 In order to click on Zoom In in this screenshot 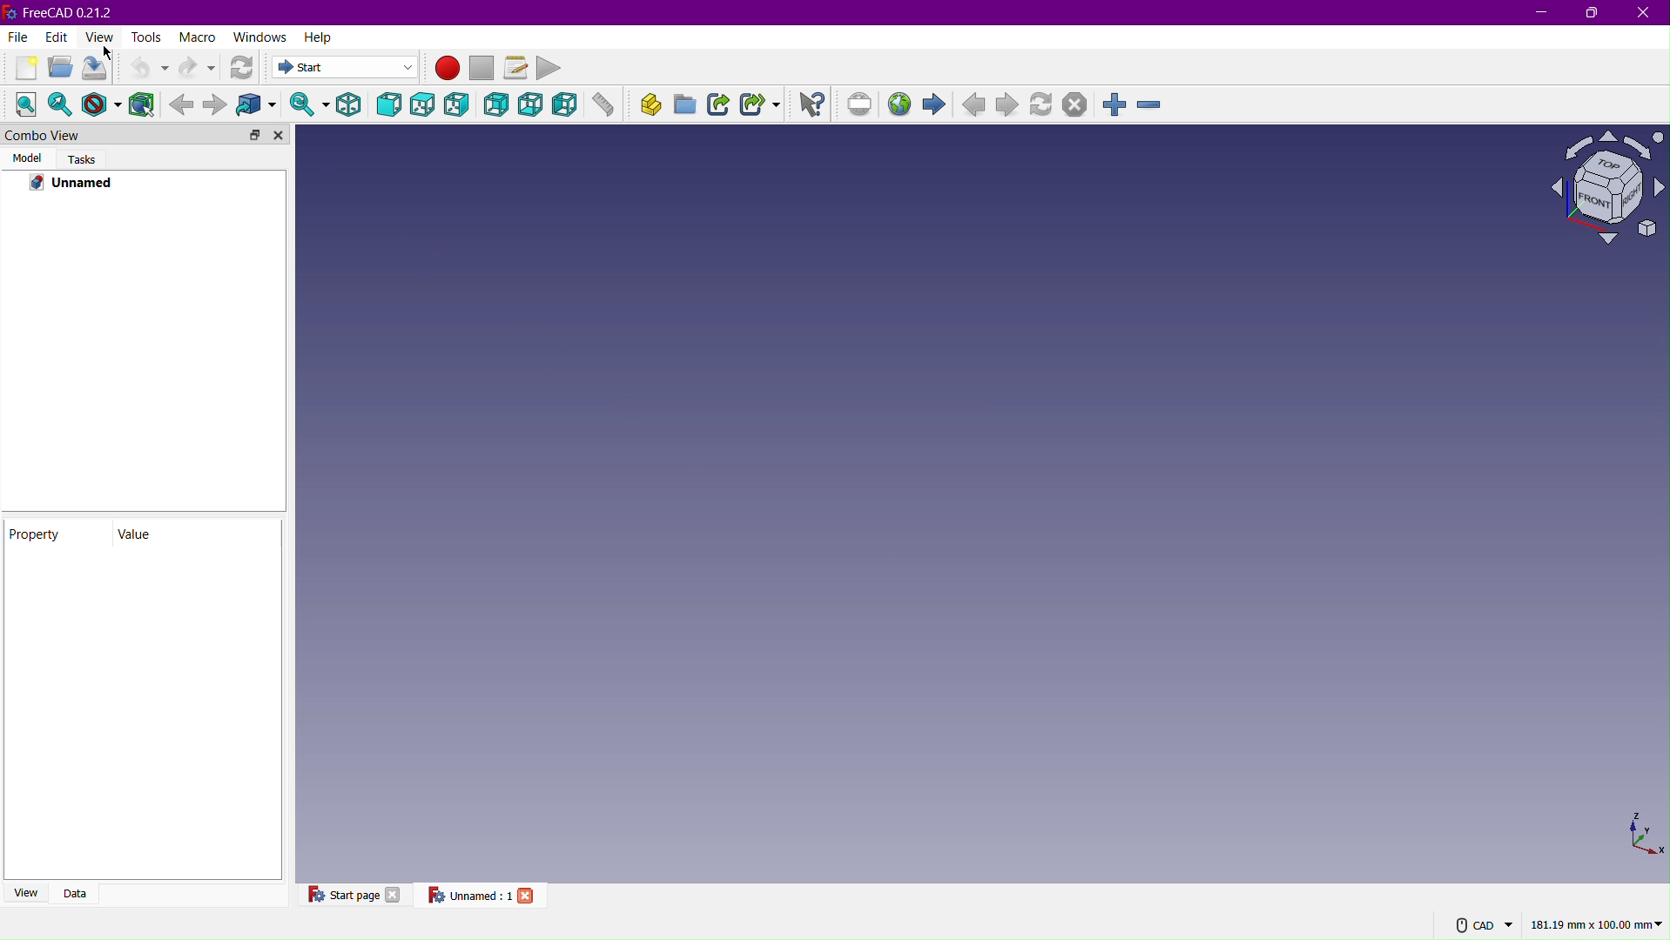, I will do `click(1115, 104)`.